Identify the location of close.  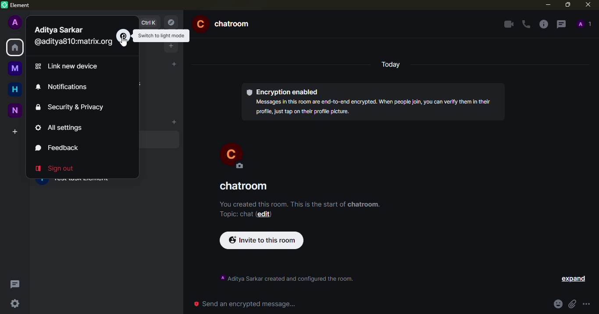
(587, 5).